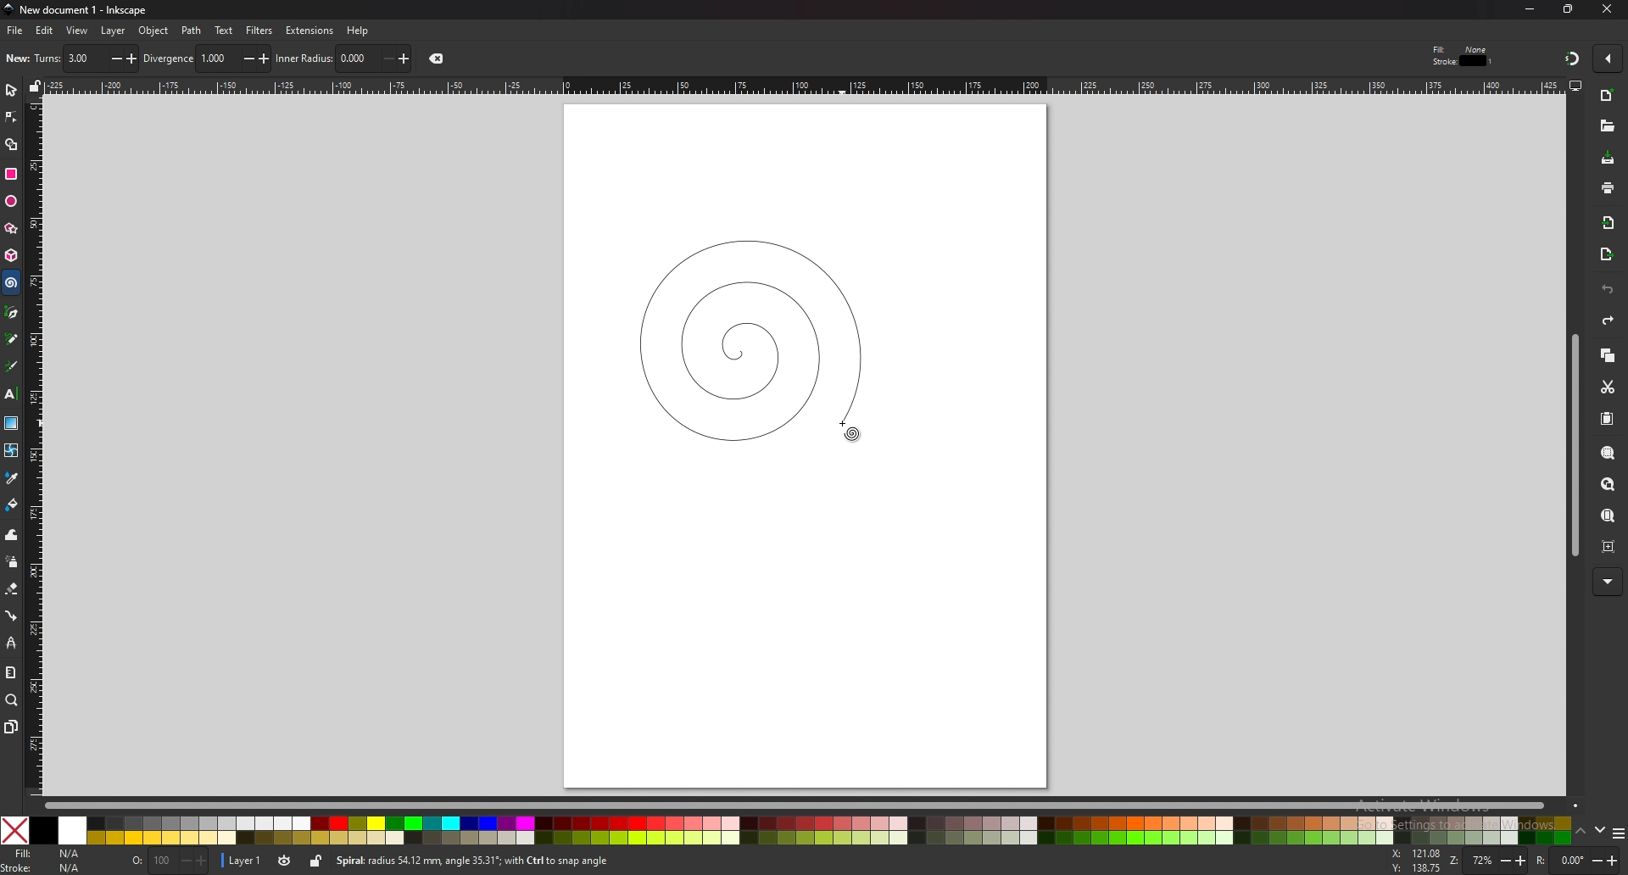 This screenshot has height=875, width=1628. I want to click on layer 1, so click(244, 861).